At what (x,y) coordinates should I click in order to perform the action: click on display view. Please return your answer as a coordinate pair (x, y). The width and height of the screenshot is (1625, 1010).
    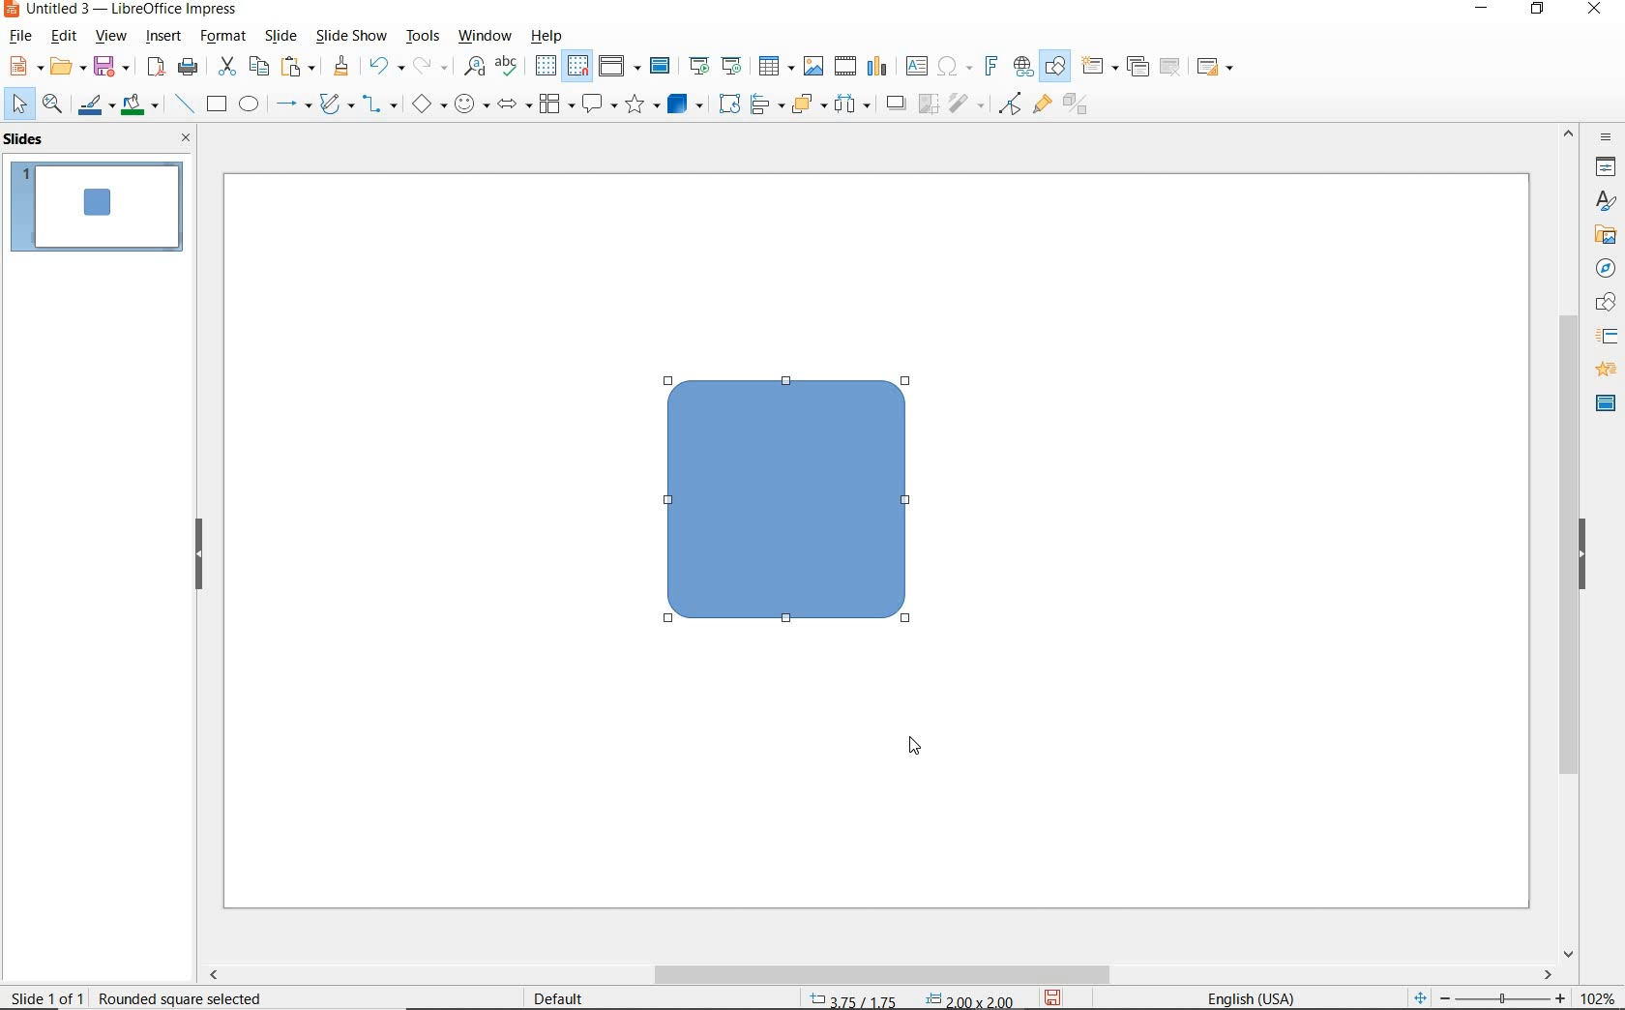
    Looking at the image, I should click on (620, 66).